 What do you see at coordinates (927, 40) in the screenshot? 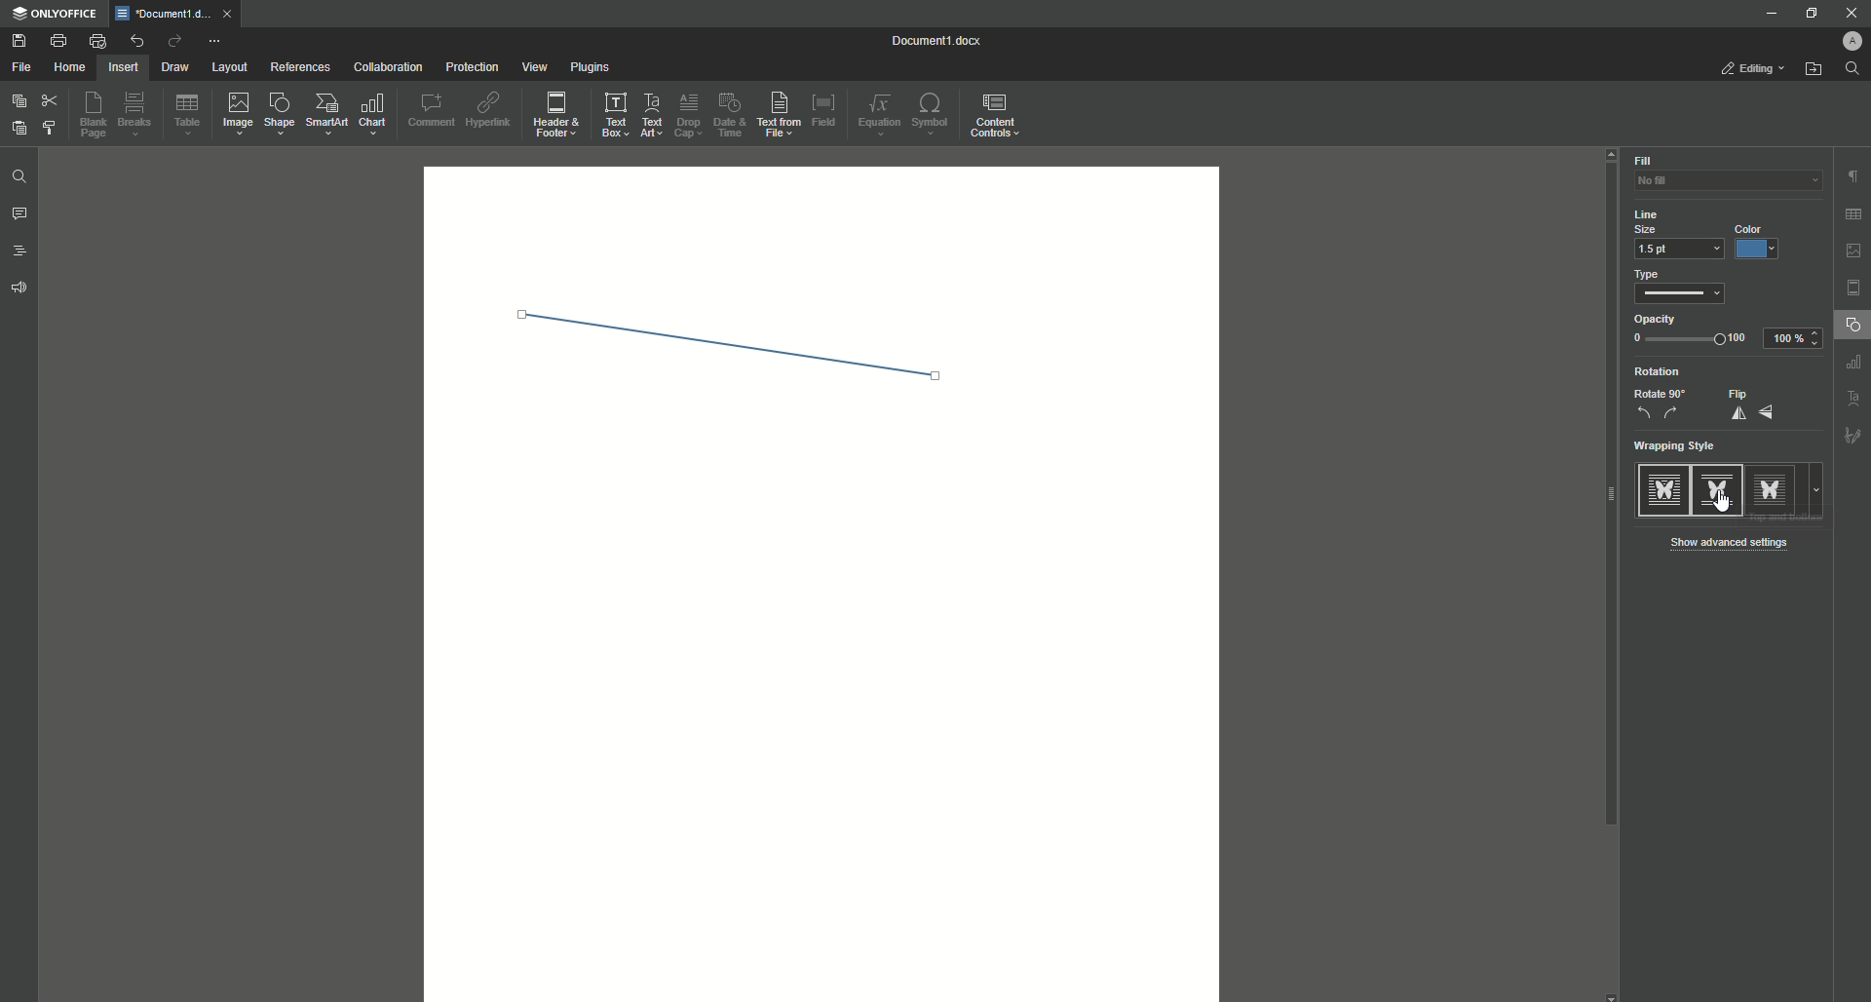
I see `Document1` at bounding box center [927, 40].